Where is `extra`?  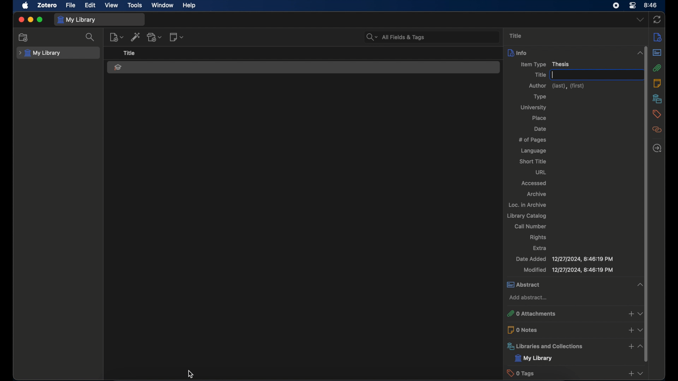
extra is located at coordinates (540, 247).